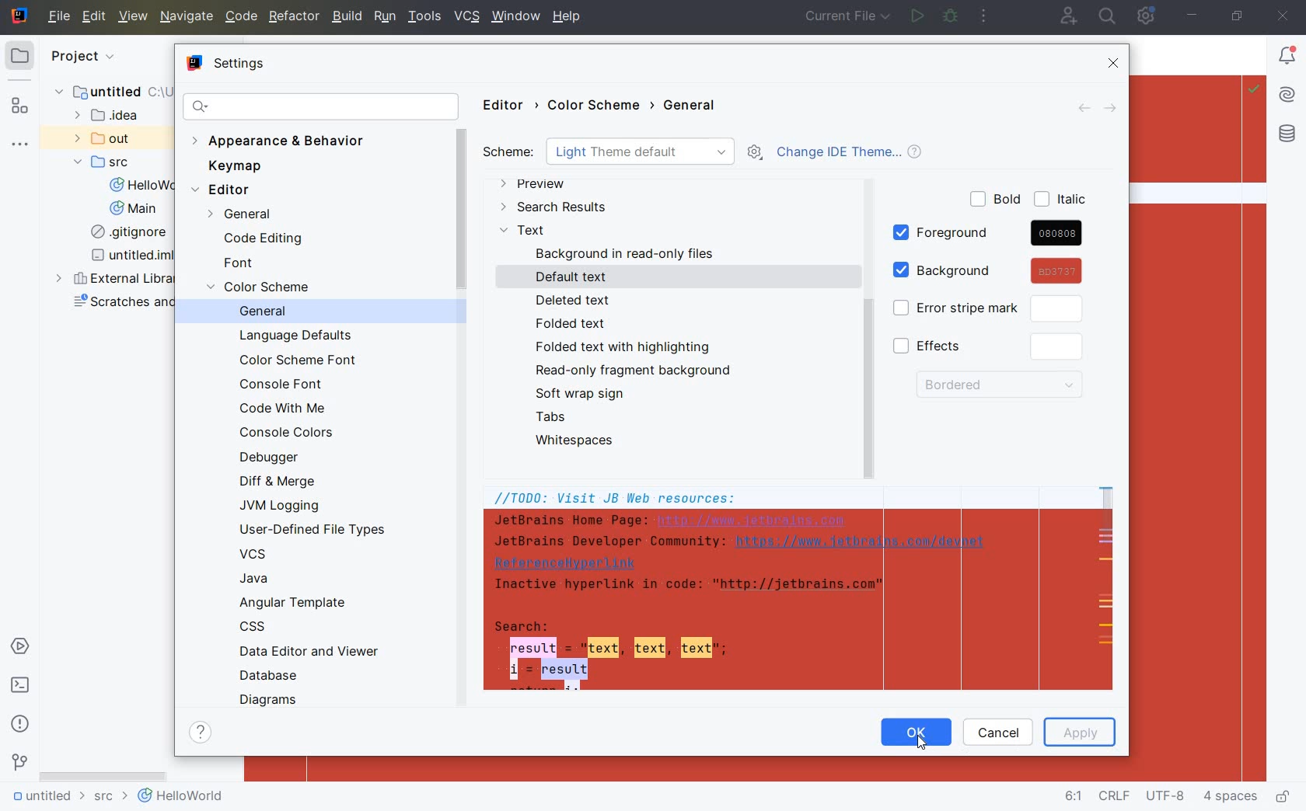 This screenshot has height=811, width=1306. What do you see at coordinates (108, 94) in the screenshot?
I see `untitled` at bounding box center [108, 94].